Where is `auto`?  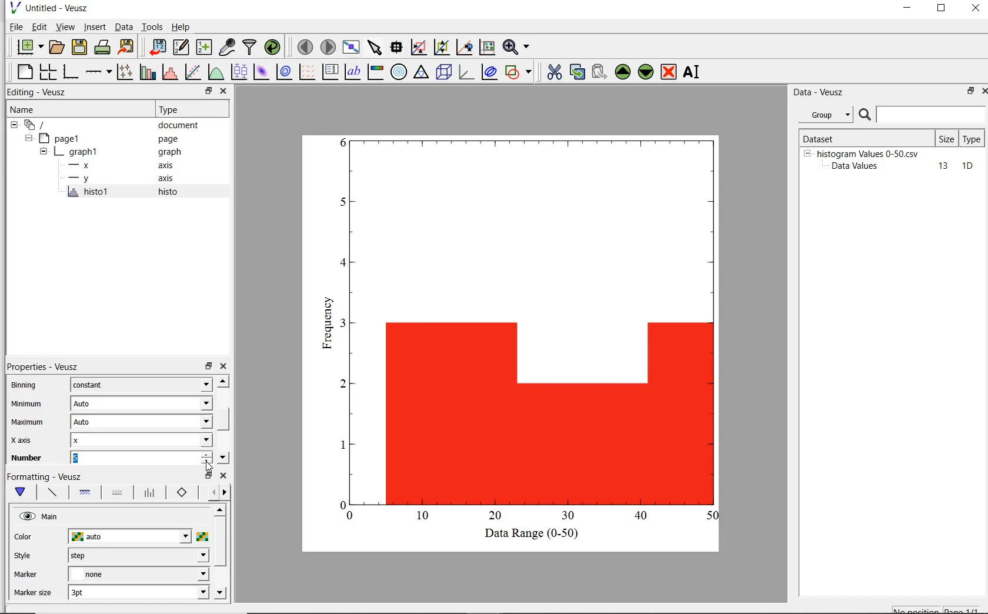
auto is located at coordinates (141, 403).